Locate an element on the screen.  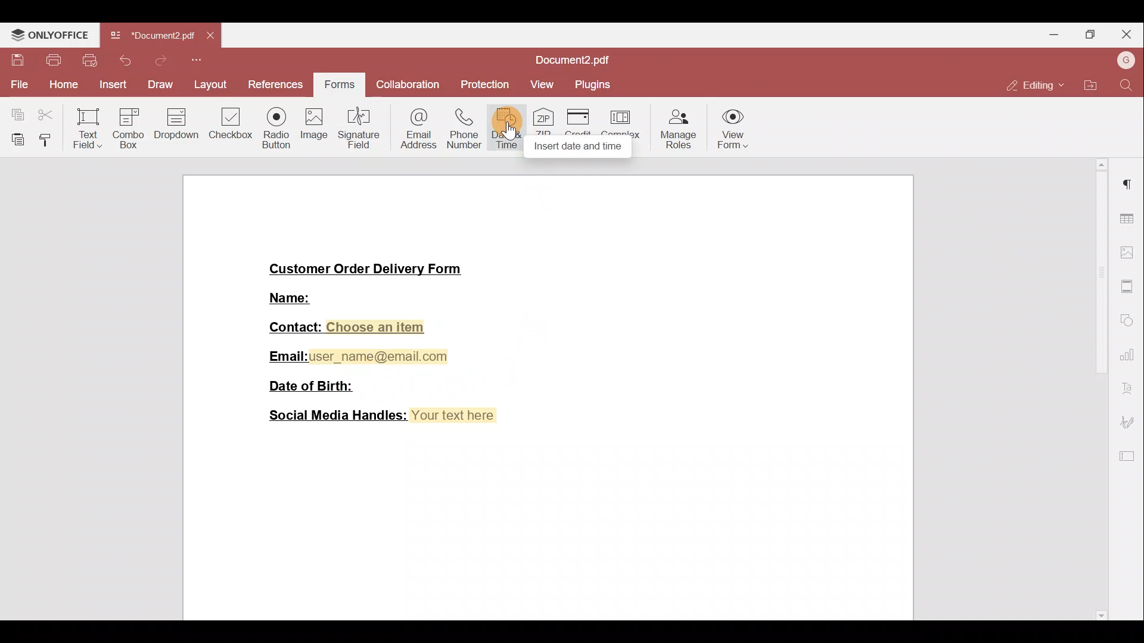
More is located at coordinates (198, 61).